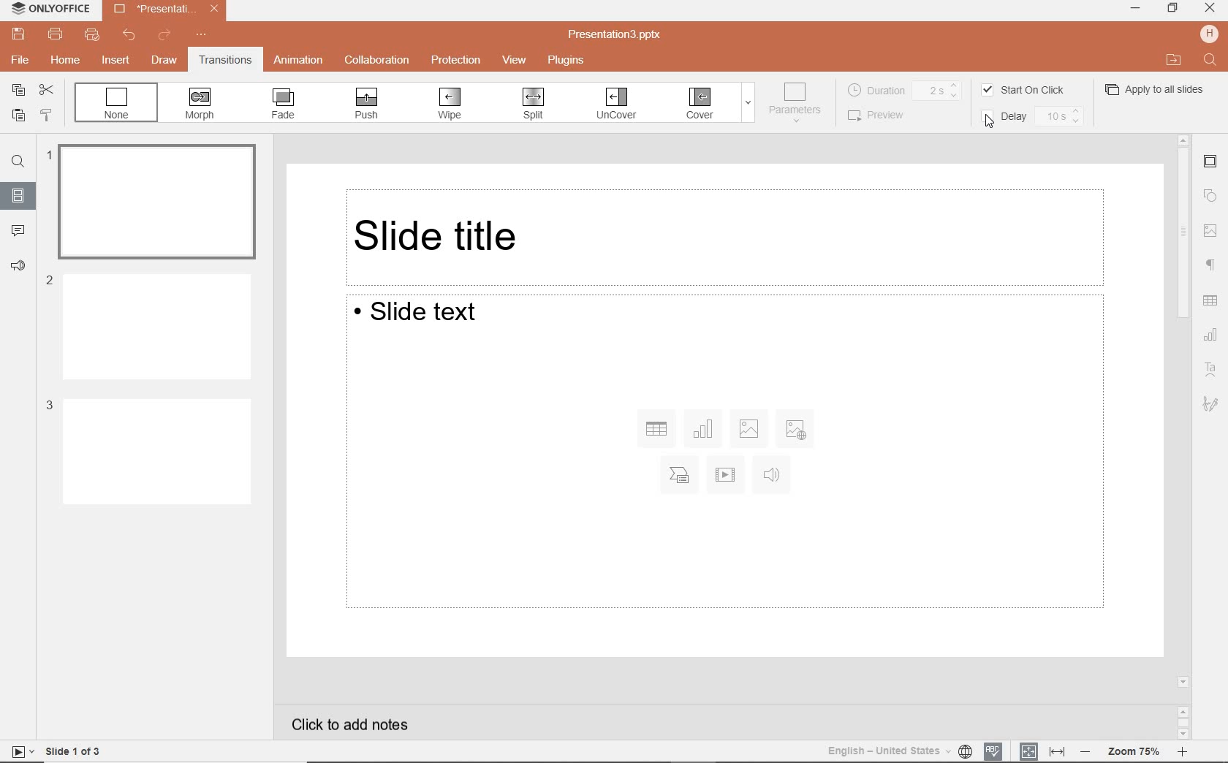 This screenshot has height=763, width=1228. Describe the element at coordinates (906, 89) in the screenshot. I see `DURATION` at that location.